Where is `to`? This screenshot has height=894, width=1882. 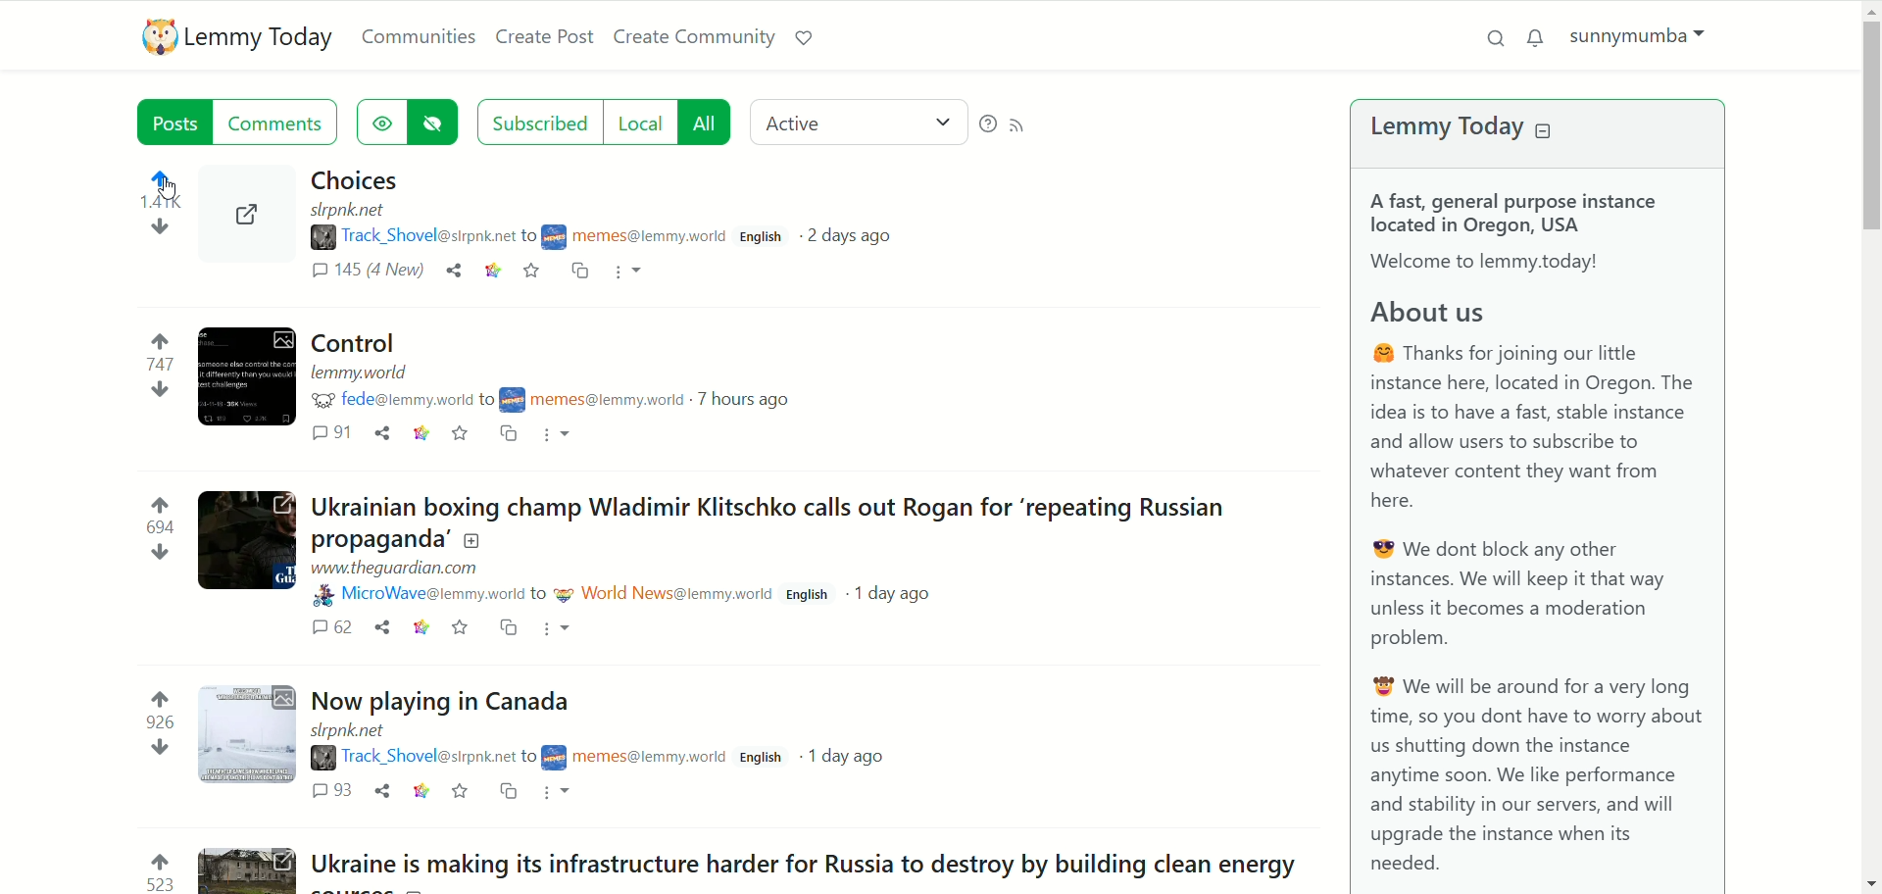
to is located at coordinates (527, 760).